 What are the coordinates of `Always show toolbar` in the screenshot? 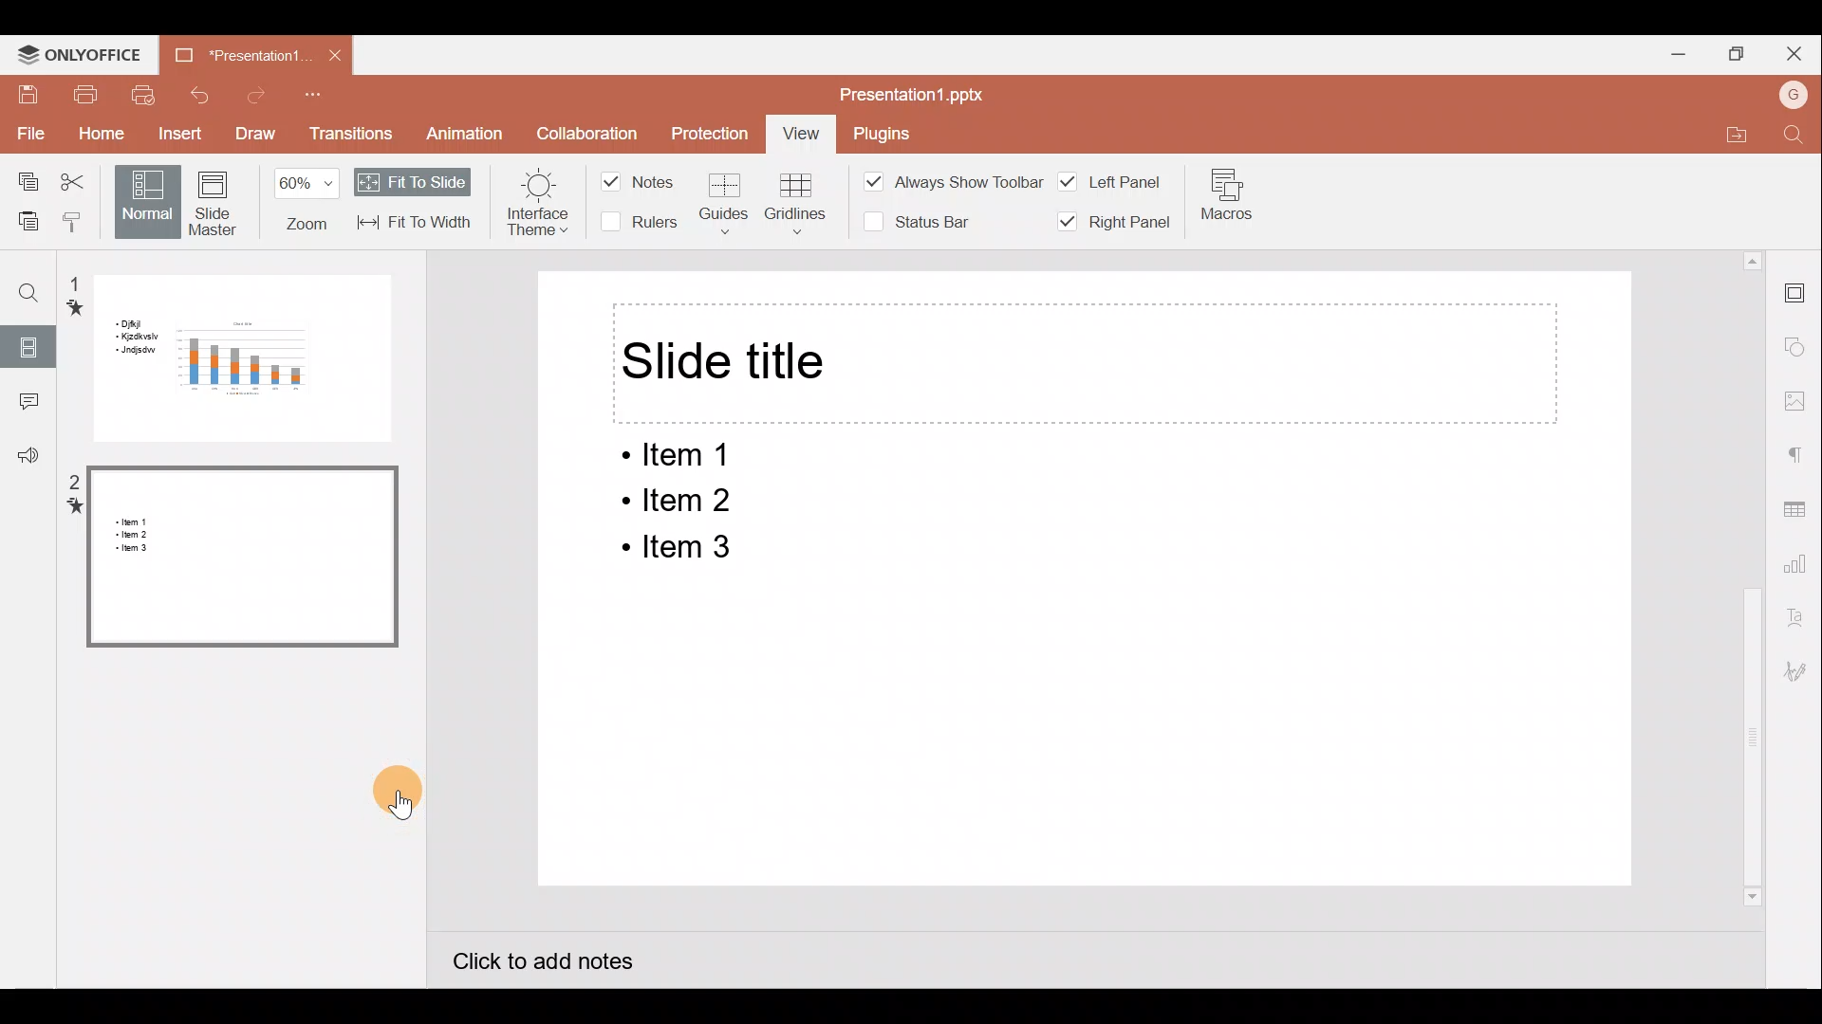 It's located at (955, 182).